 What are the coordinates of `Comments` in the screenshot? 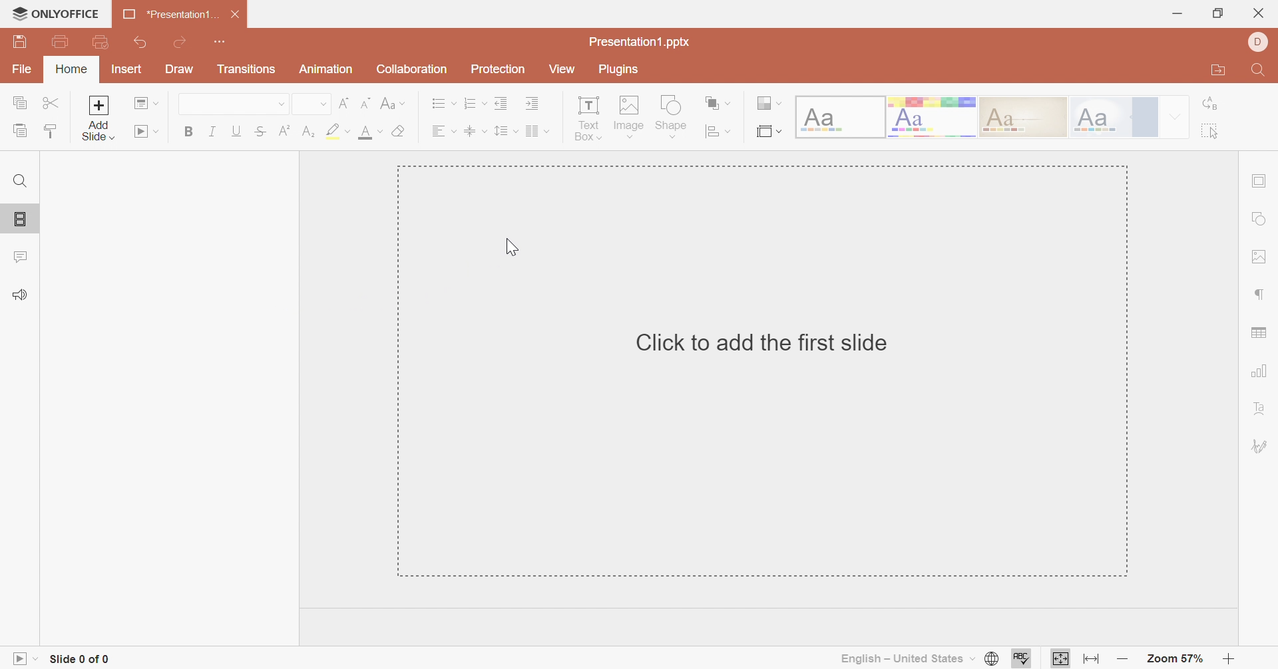 It's located at (19, 257).